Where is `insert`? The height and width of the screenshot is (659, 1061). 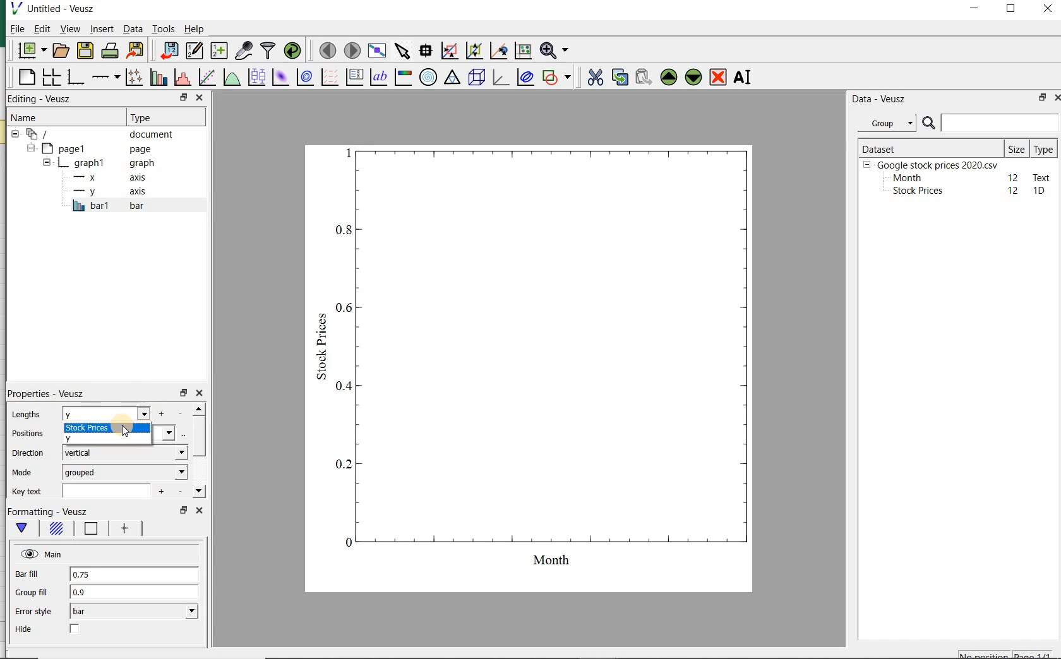 insert is located at coordinates (102, 30).